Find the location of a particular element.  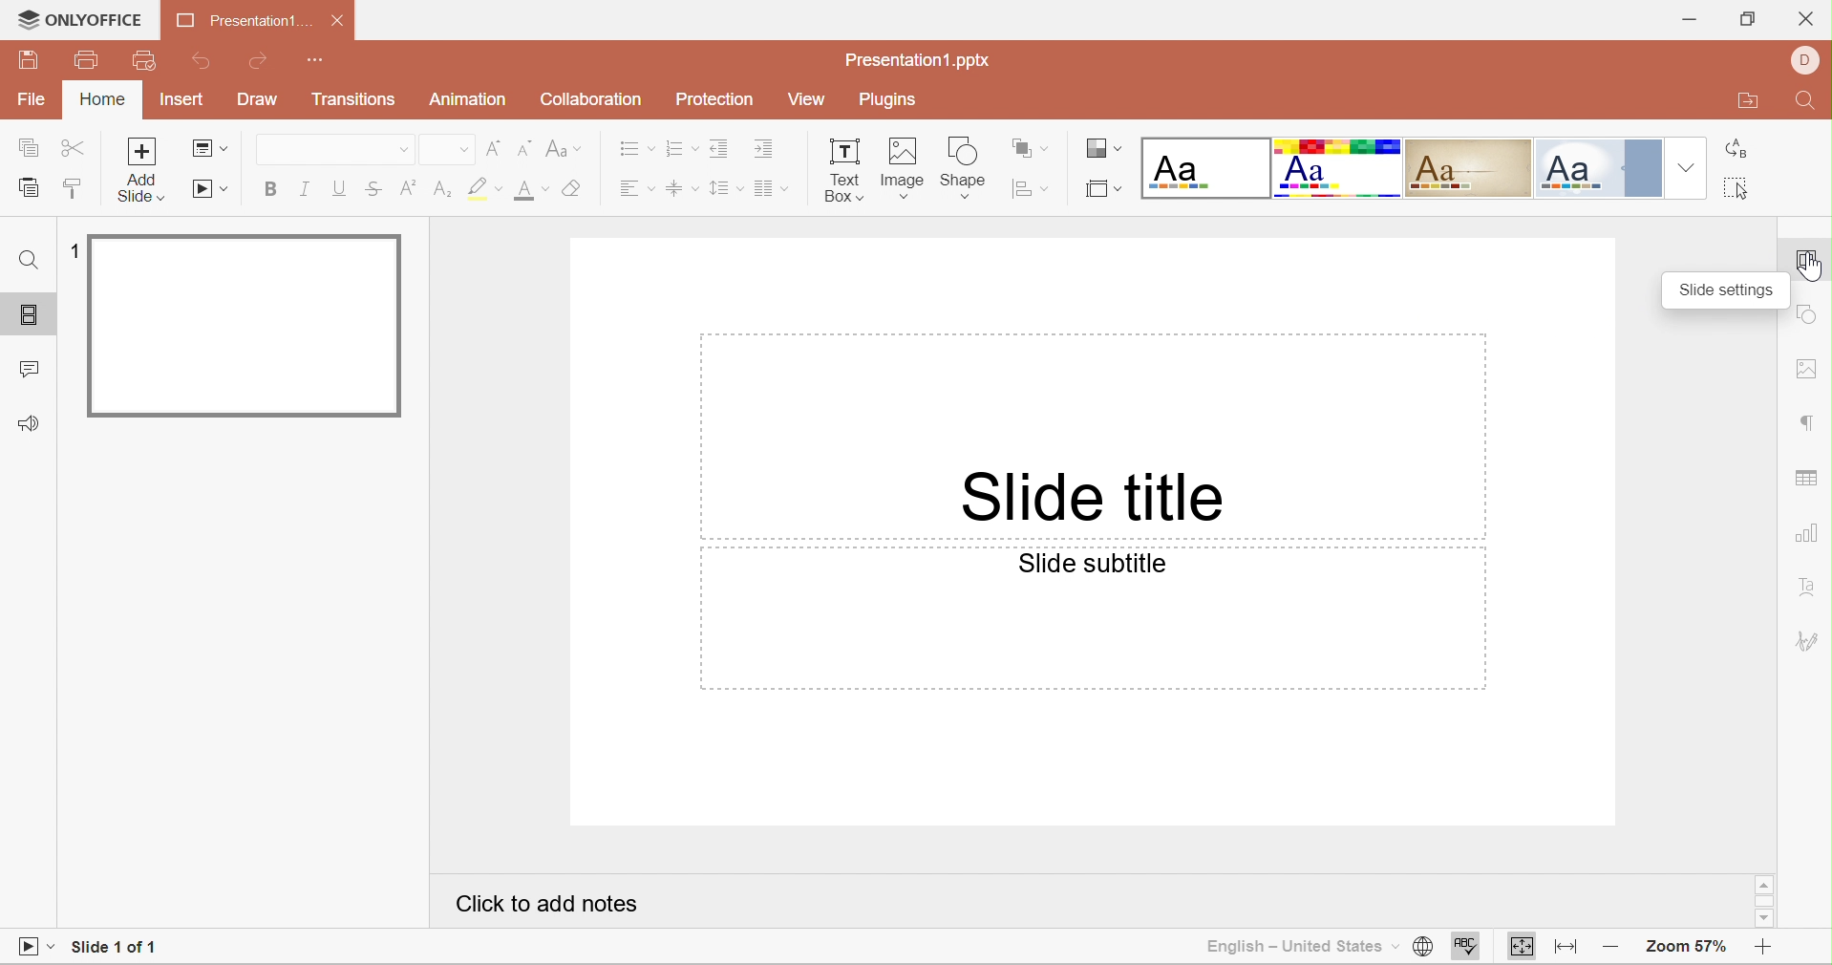

Slide settings is located at coordinates (1729, 289).